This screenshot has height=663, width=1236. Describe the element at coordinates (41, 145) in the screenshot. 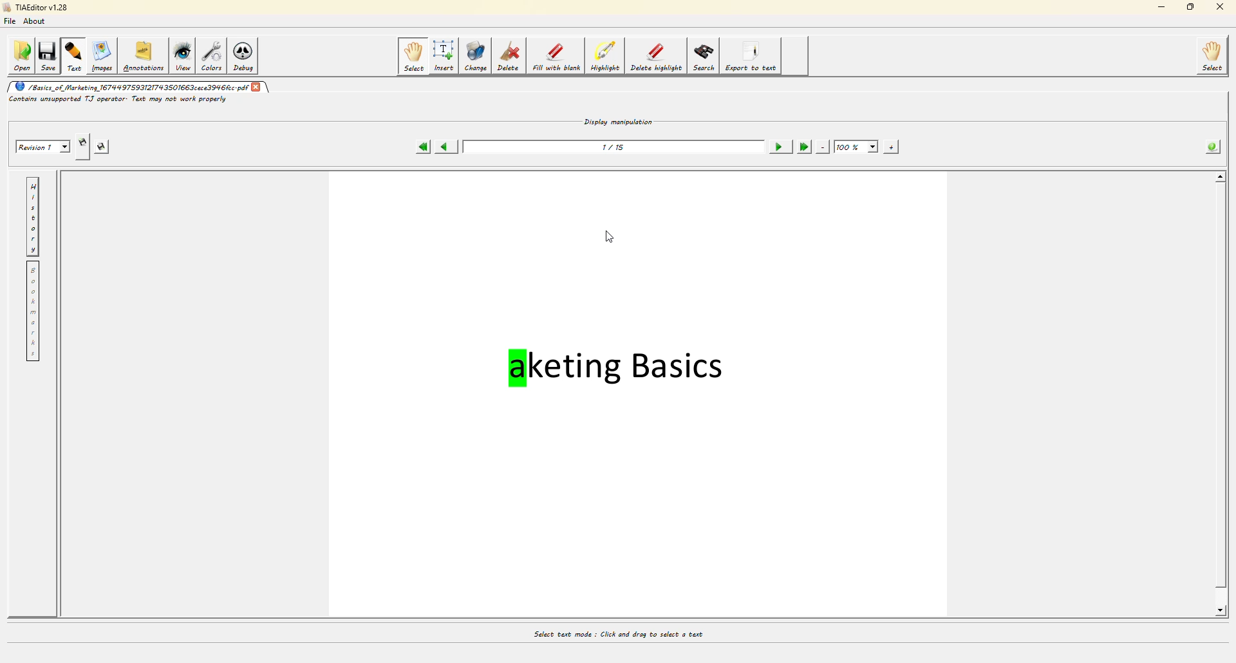

I see `revision` at that location.